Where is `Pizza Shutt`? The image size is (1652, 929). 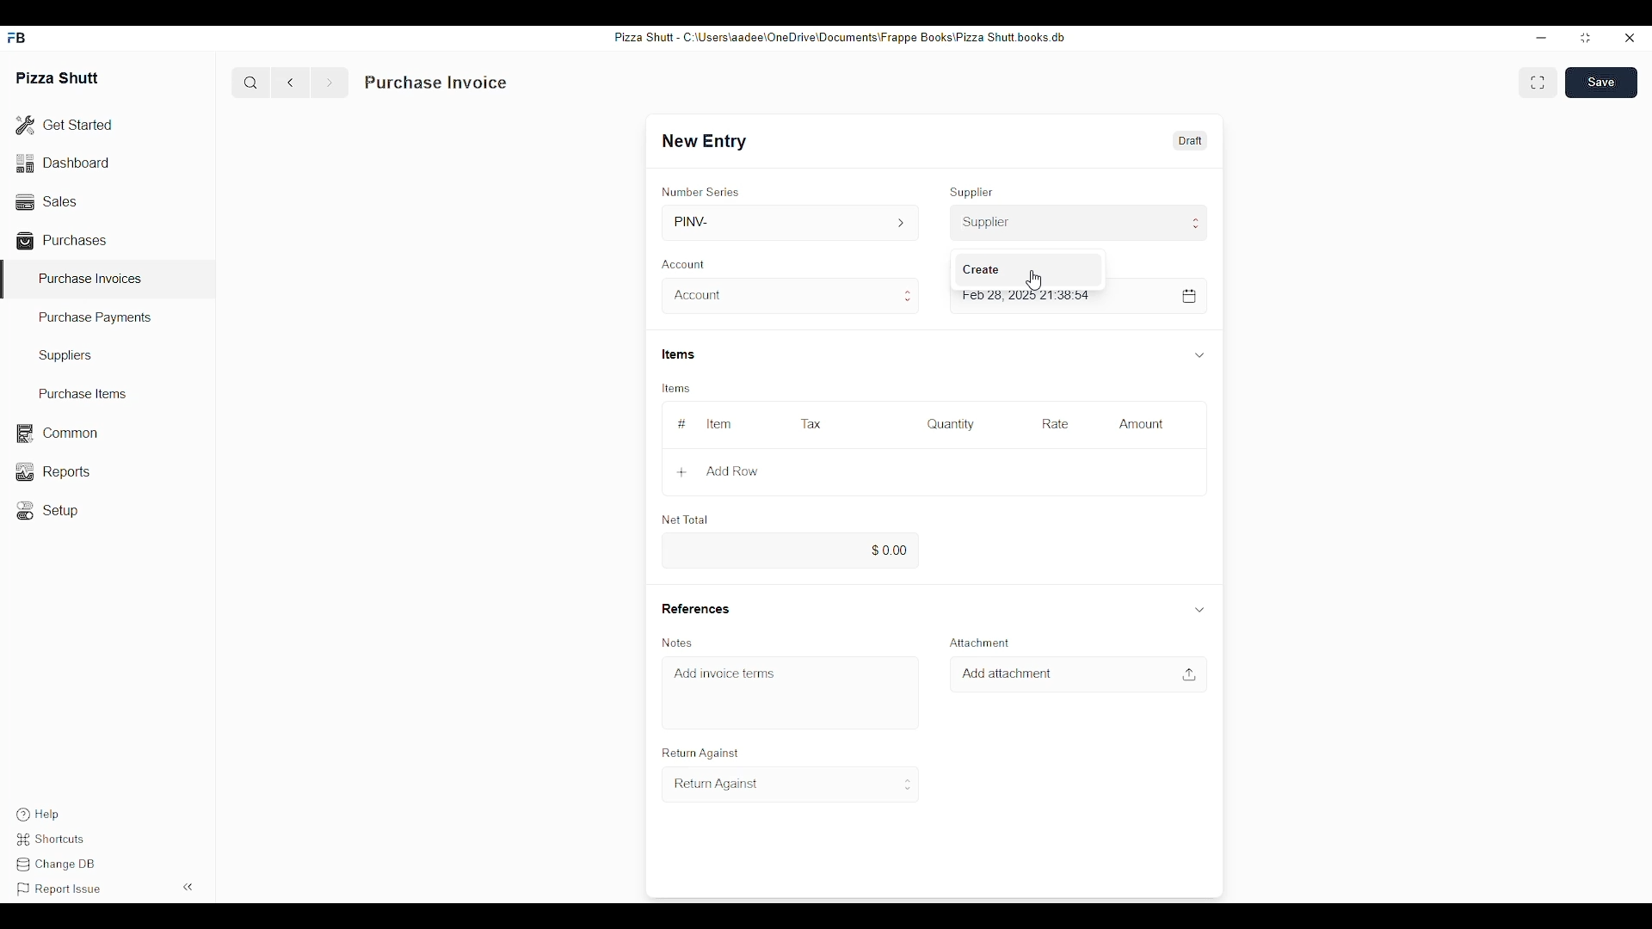
Pizza Shutt is located at coordinates (59, 77).